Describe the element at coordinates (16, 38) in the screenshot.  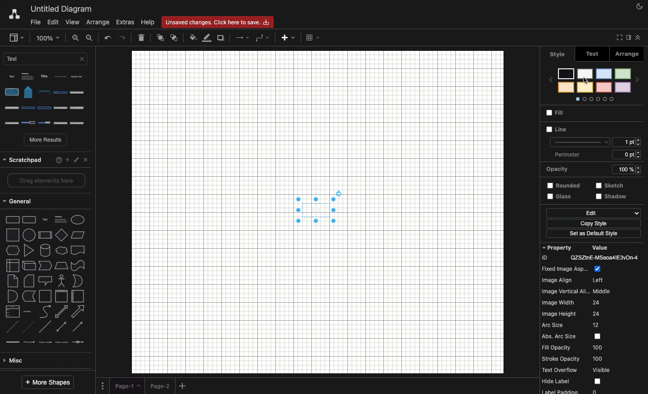
I see `Sidebar` at that location.